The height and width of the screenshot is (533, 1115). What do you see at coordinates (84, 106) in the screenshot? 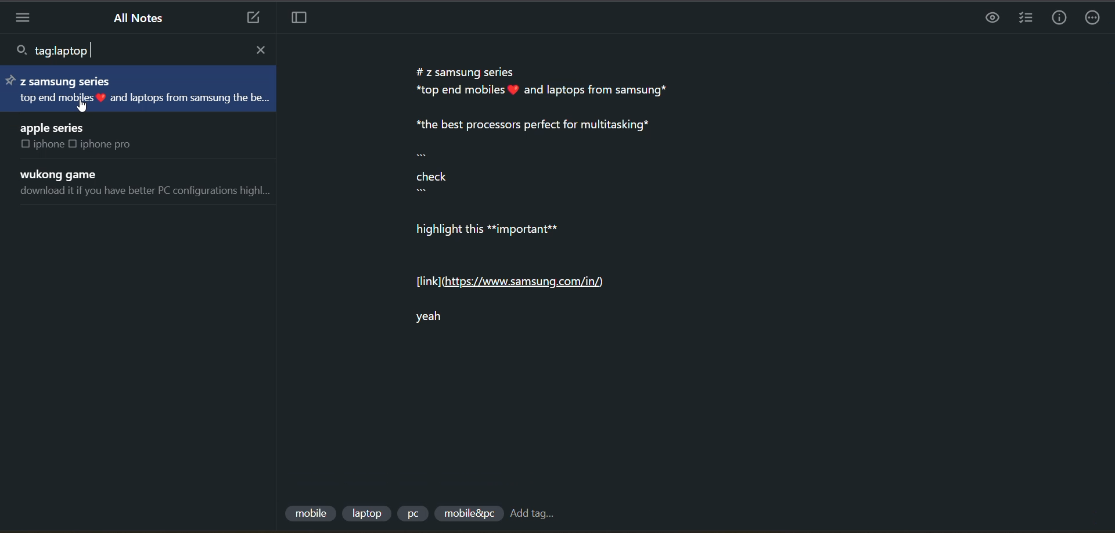
I see `cursor` at bounding box center [84, 106].